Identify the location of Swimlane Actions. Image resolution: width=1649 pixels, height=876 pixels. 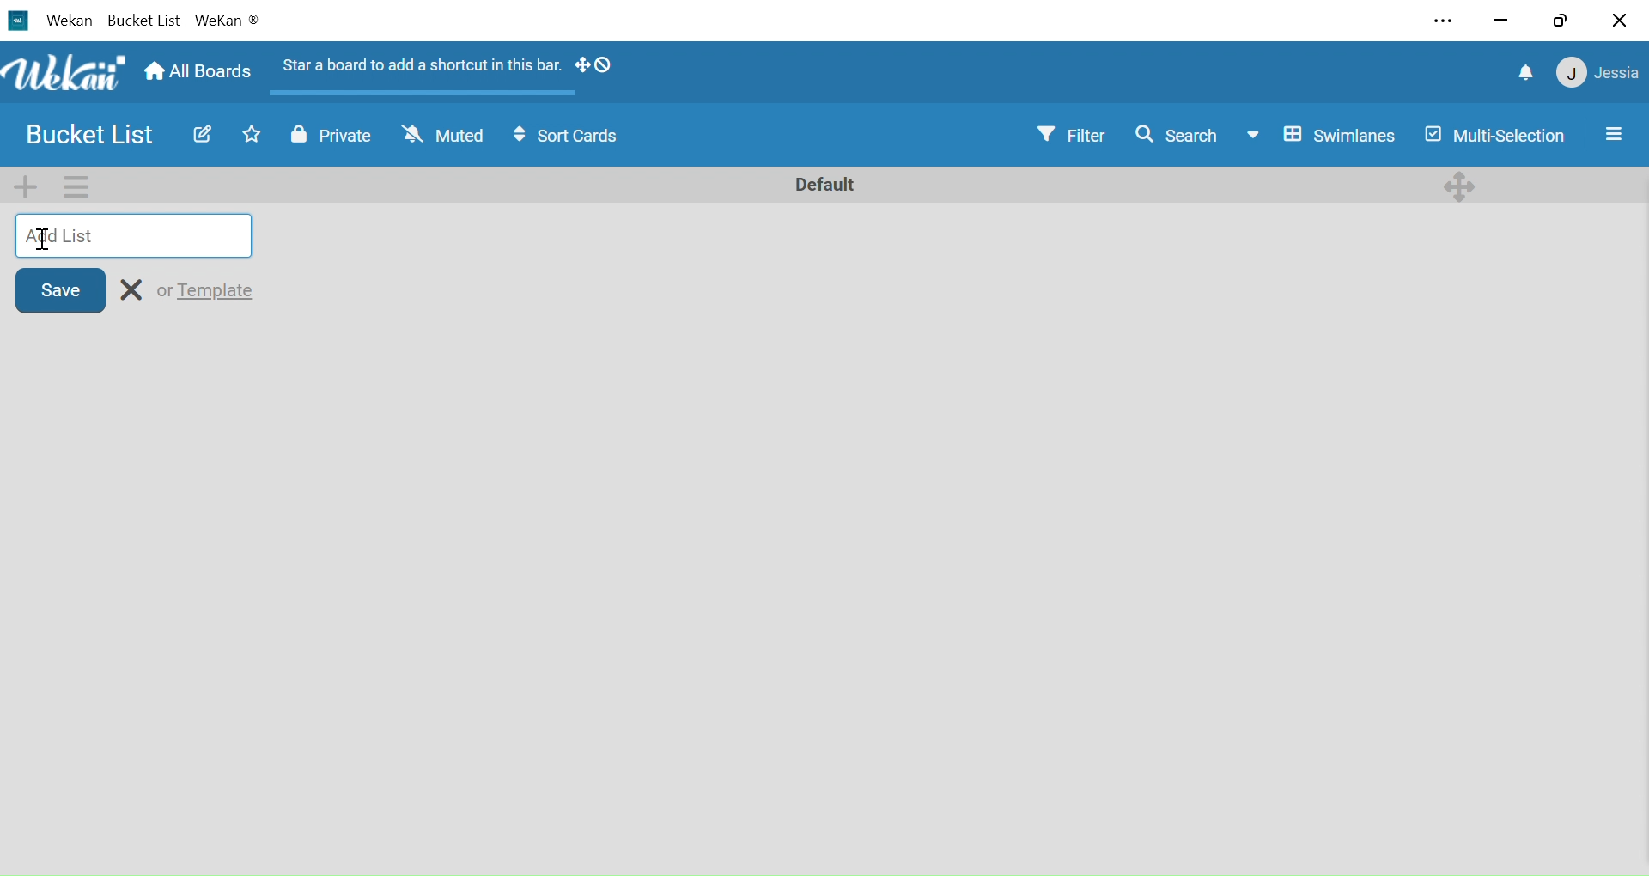
(76, 186).